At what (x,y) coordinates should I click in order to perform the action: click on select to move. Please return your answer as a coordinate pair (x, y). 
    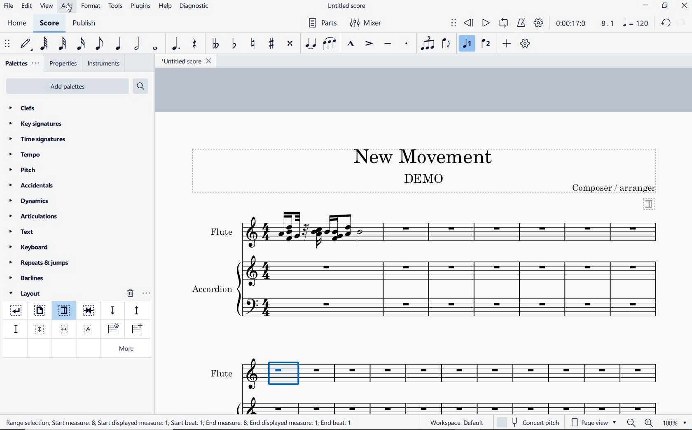
    Looking at the image, I should click on (8, 44).